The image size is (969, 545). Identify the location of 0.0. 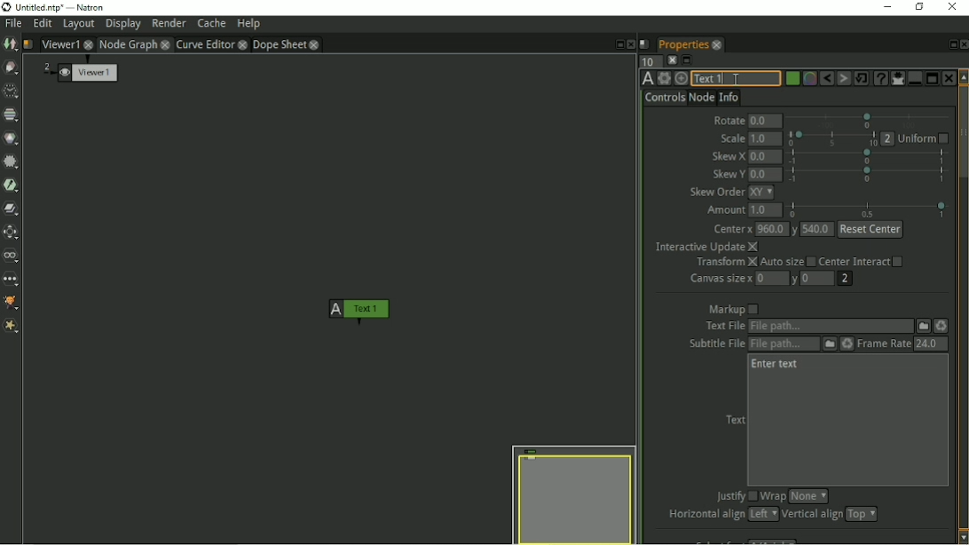
(766, 157).